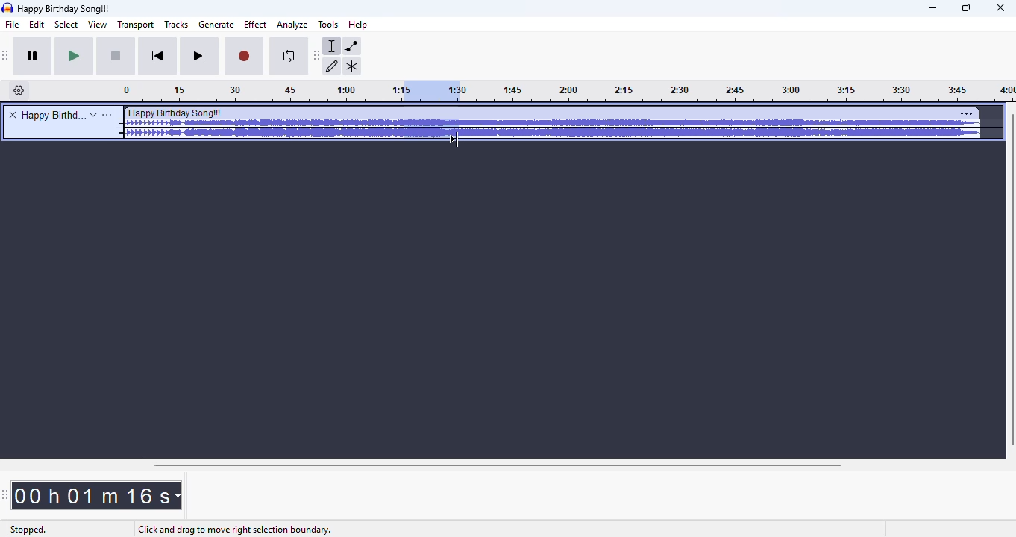 The width and height of the screenshot is (1016, 537). Describe the element at coordinates (13, 114) in the screenshot. I see `delete track` at that location.